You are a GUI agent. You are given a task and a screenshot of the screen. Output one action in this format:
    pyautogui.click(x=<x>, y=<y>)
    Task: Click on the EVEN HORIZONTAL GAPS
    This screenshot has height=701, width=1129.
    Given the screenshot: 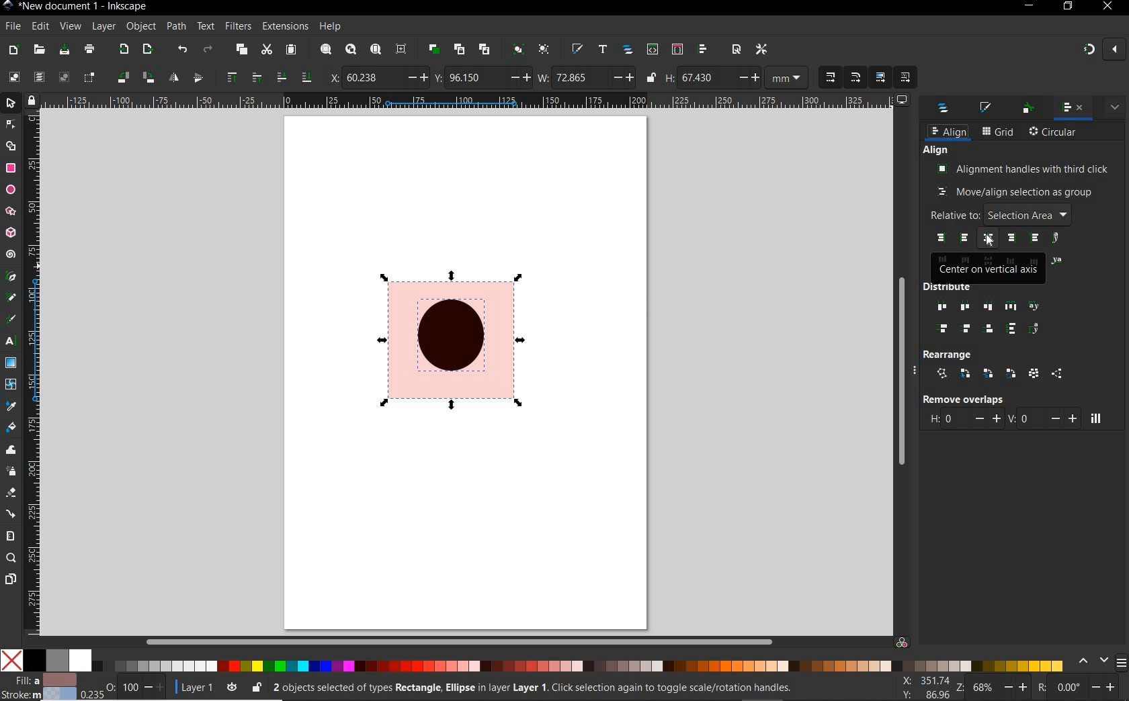 What is the action you would take?
    pyautogui.click(x=1011, y=306)
    